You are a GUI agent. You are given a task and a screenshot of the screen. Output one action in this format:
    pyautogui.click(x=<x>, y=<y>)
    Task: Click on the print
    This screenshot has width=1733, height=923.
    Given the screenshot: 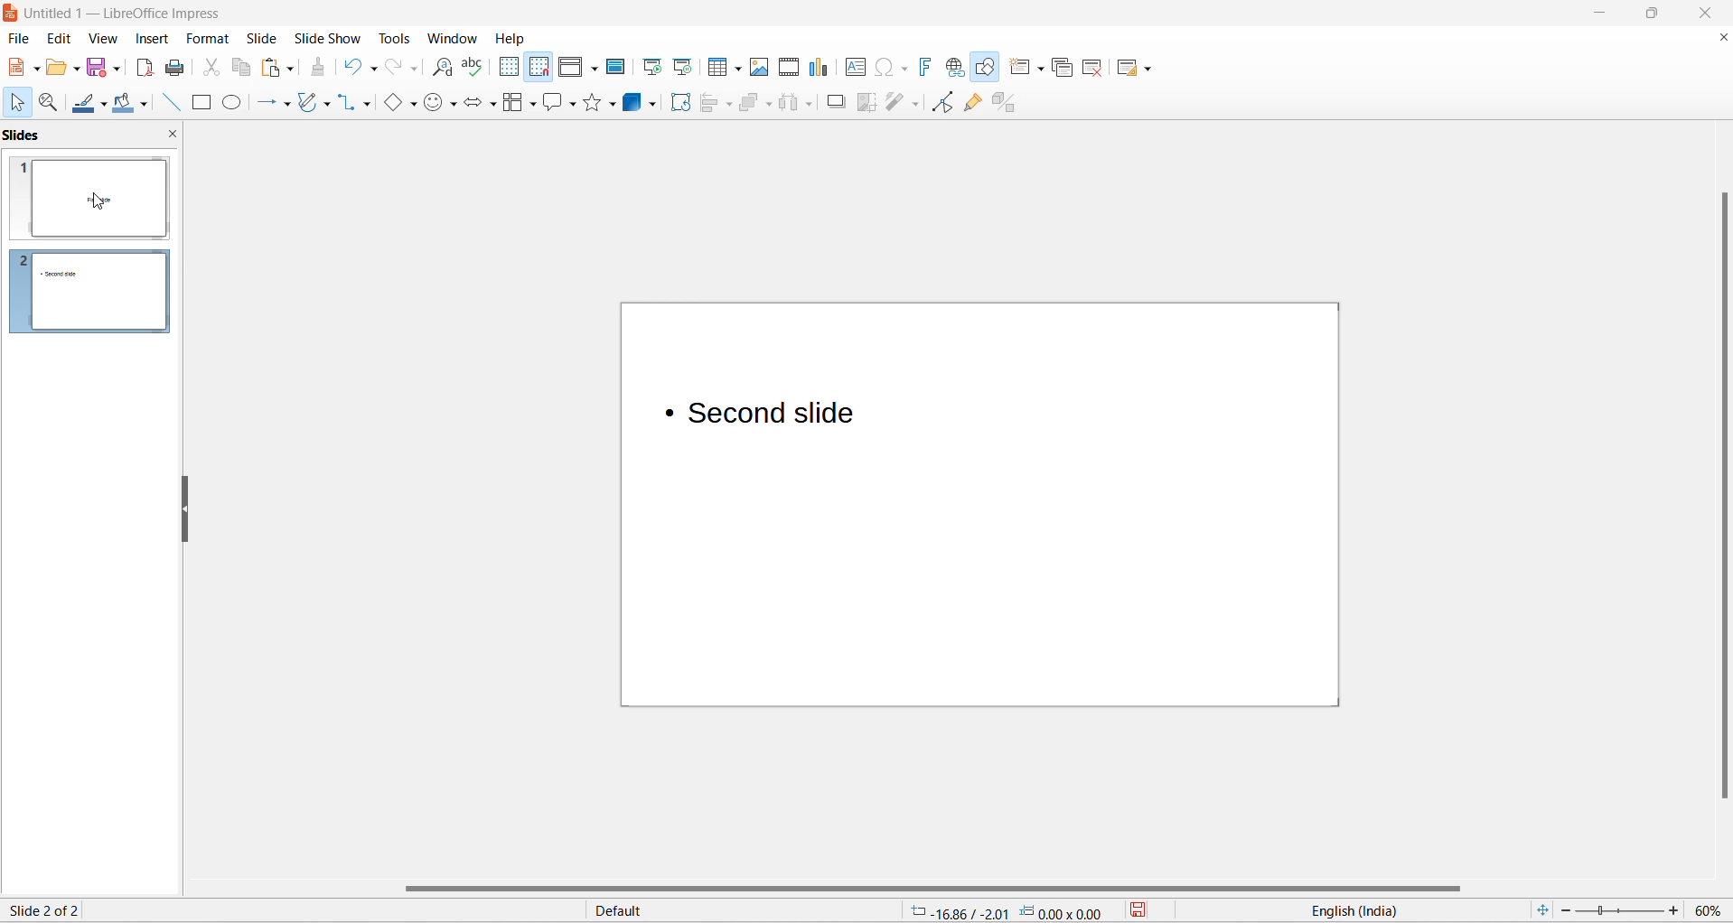 What is the action you would take?
    pyautogui.click(x=178, y=67)
    